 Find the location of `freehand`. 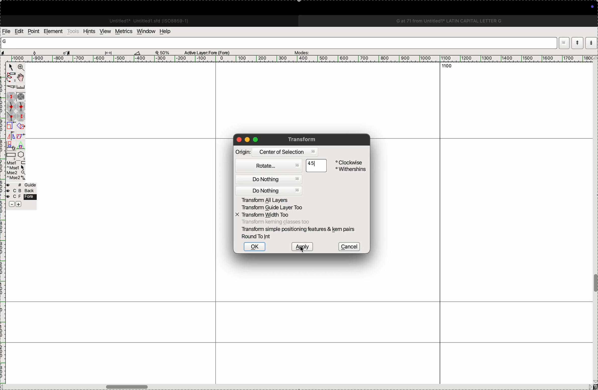

freehand is located at coordinates (11, 78).